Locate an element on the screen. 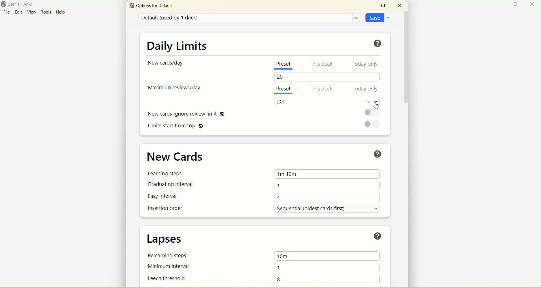 The width and height of the screenshot is (541, 288). tools is located at coordinates (46, 12).